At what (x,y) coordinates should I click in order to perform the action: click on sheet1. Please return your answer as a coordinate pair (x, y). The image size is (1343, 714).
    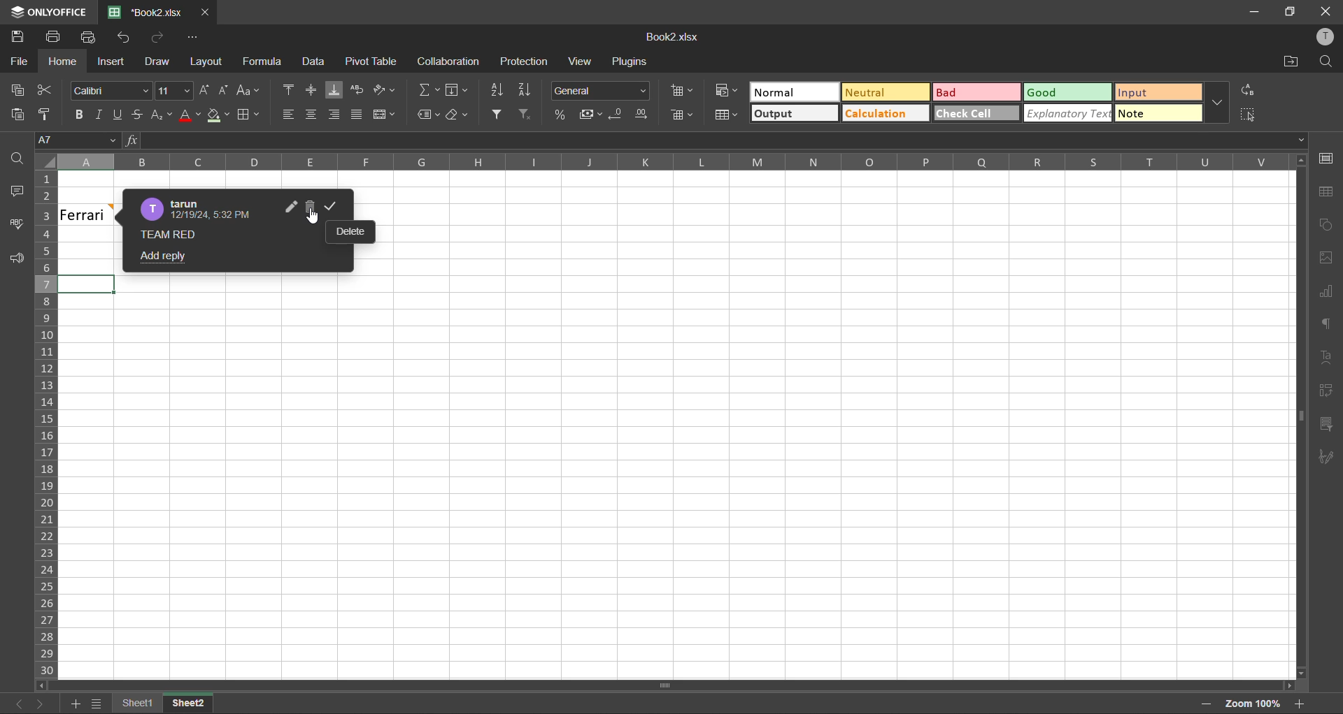
    Looking at the image, I should click on (138, 704).